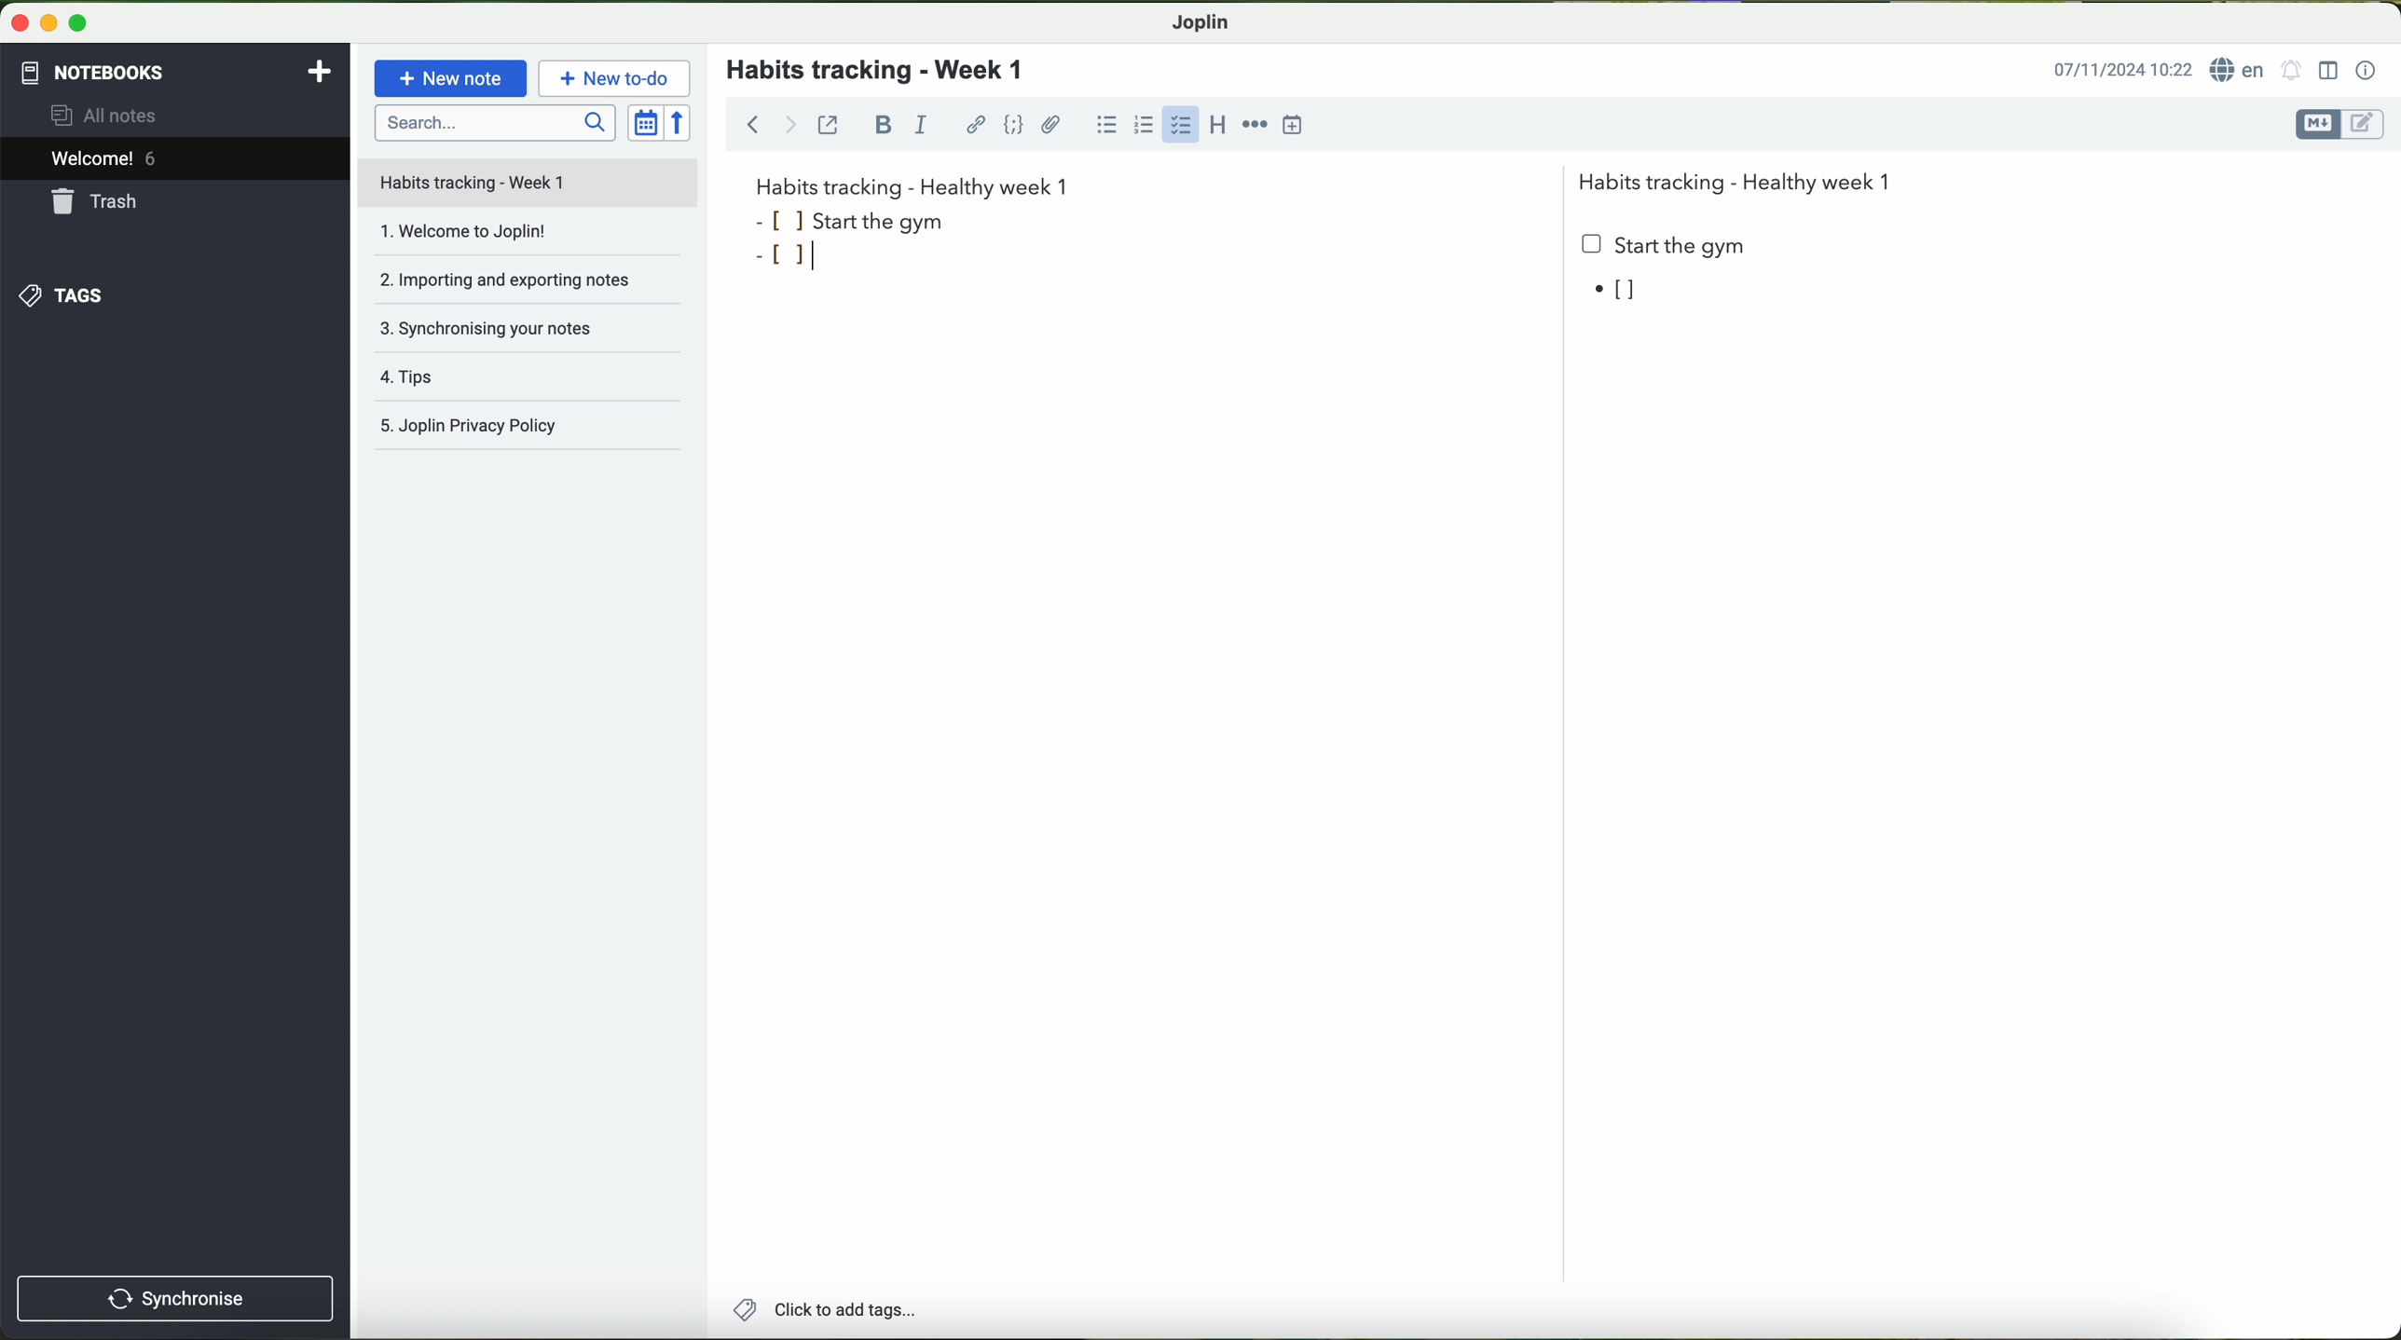 The image size is (2401, 1340). Describe the element at coordinates (790, 124) in the screenshot. I see `forward` at that location.